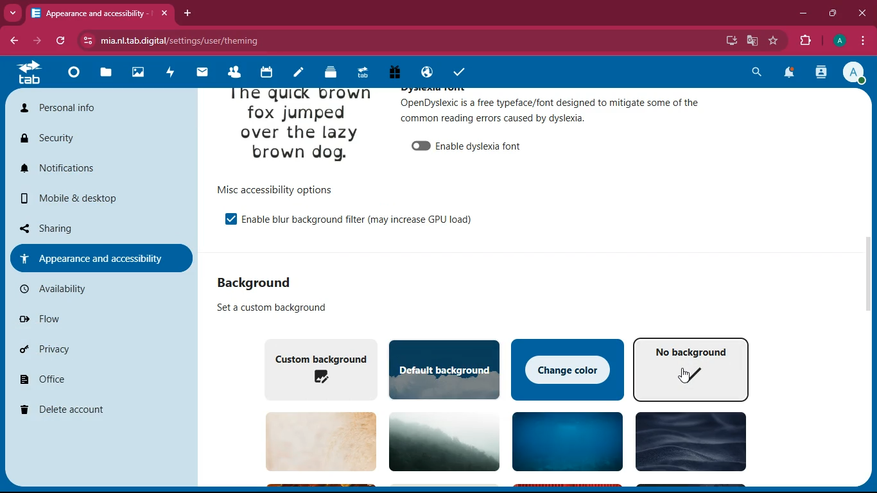  What do you see at coordinates (803, 13) in the screenshot?
I see `minimize` at bounding box center [803, 13].